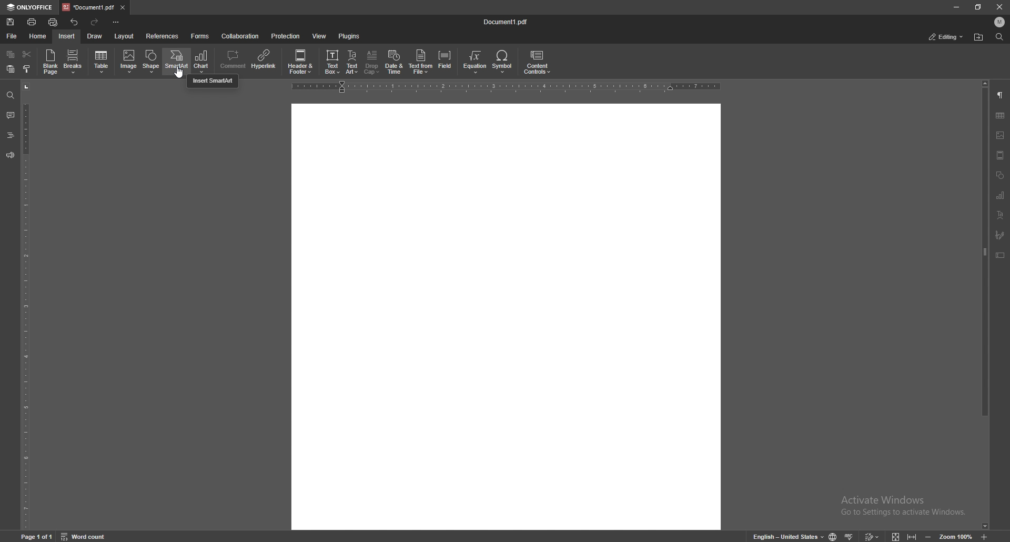 This screenshot has width=1010, height=542. What do you see at coordinates (213, 82) in the screenshot?
I see `tooltip` at bounding box center [213, 82].